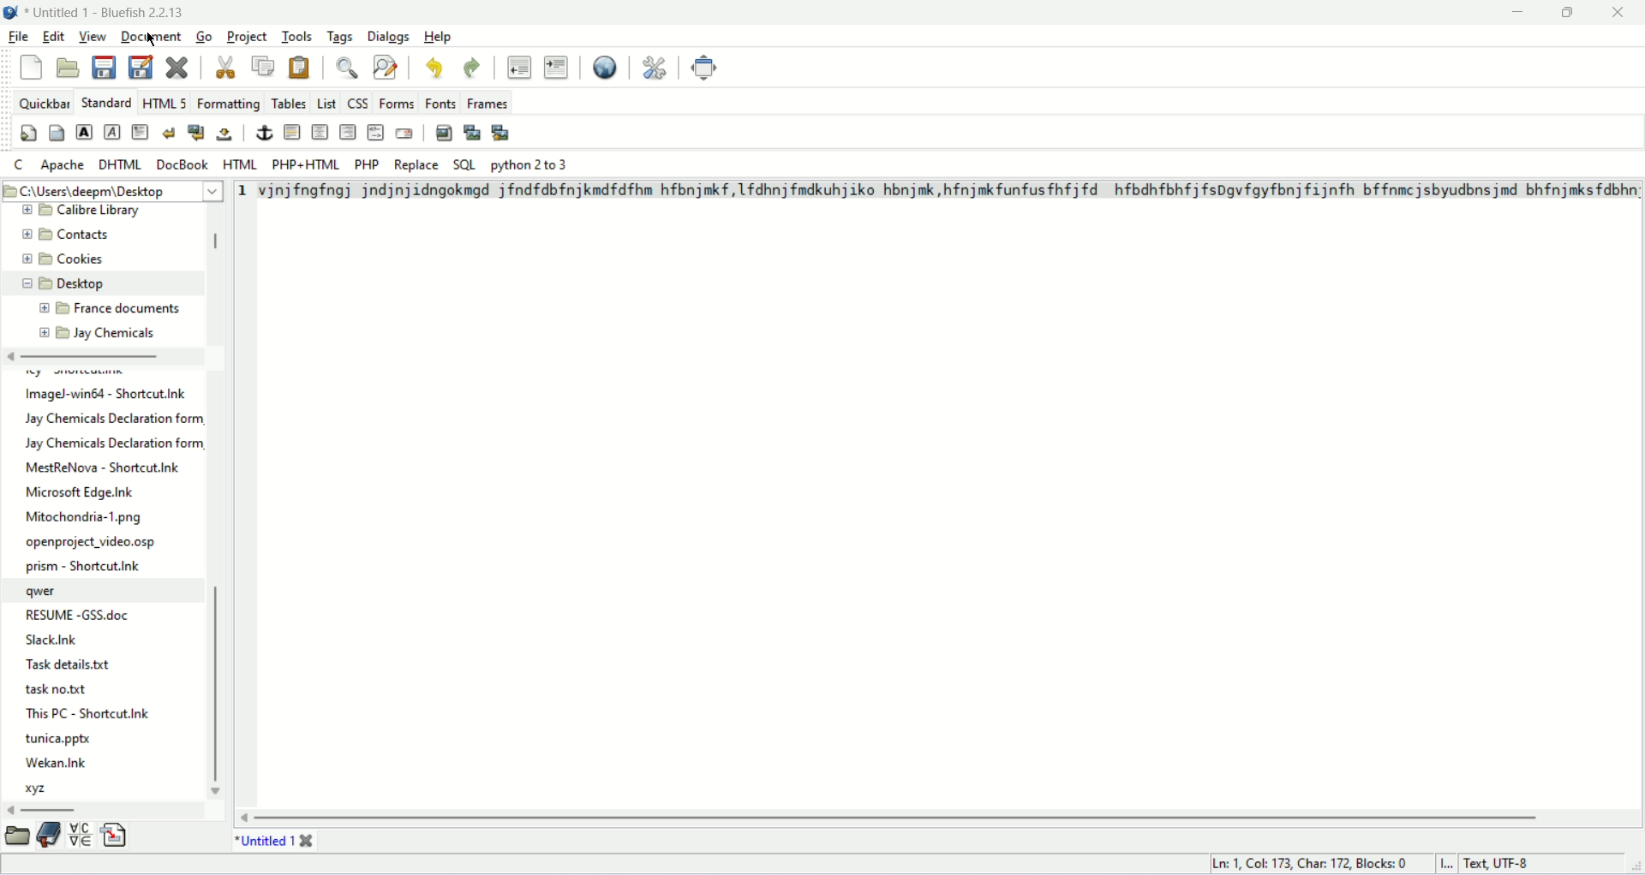  I want to click on horizontal scroll bar, so click(52, 809).